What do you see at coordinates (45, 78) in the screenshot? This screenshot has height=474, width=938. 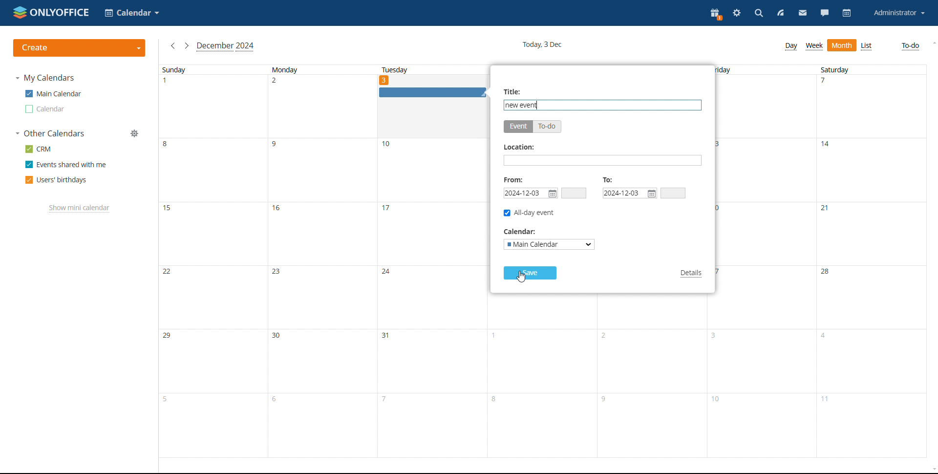 I see `my calendars` at bounding box center [45, 78].